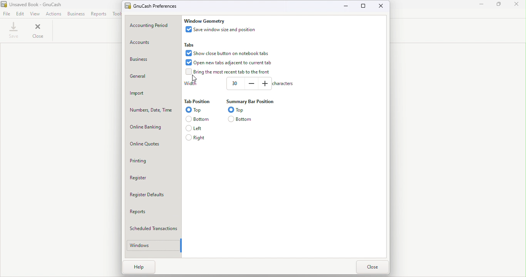  I want to click on Show close button on notebook tab, so click(226, 52).